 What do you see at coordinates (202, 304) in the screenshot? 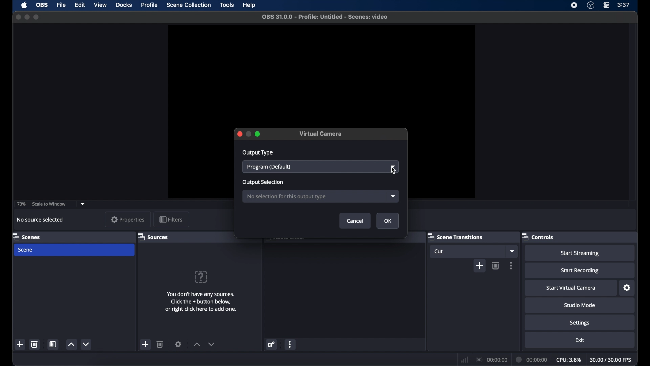
I see `You don't have any sources.
Click the + button below,
or right click here to add one.` at bounding box center [202, 304].